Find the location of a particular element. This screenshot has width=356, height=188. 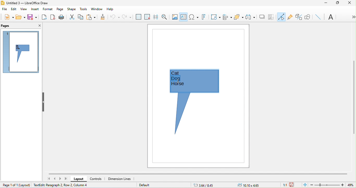

layout is located at coordinates (79, 179).